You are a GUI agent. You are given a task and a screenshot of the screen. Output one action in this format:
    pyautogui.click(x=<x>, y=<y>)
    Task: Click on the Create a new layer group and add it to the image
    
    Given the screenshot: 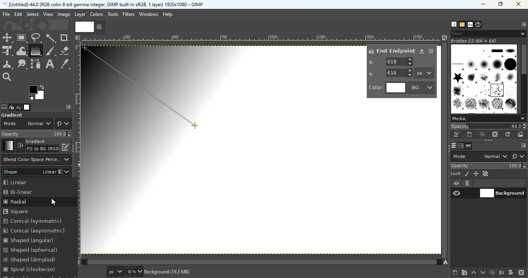 What is the action you would take?
    pyautogui.click(x=464, y=273)
    